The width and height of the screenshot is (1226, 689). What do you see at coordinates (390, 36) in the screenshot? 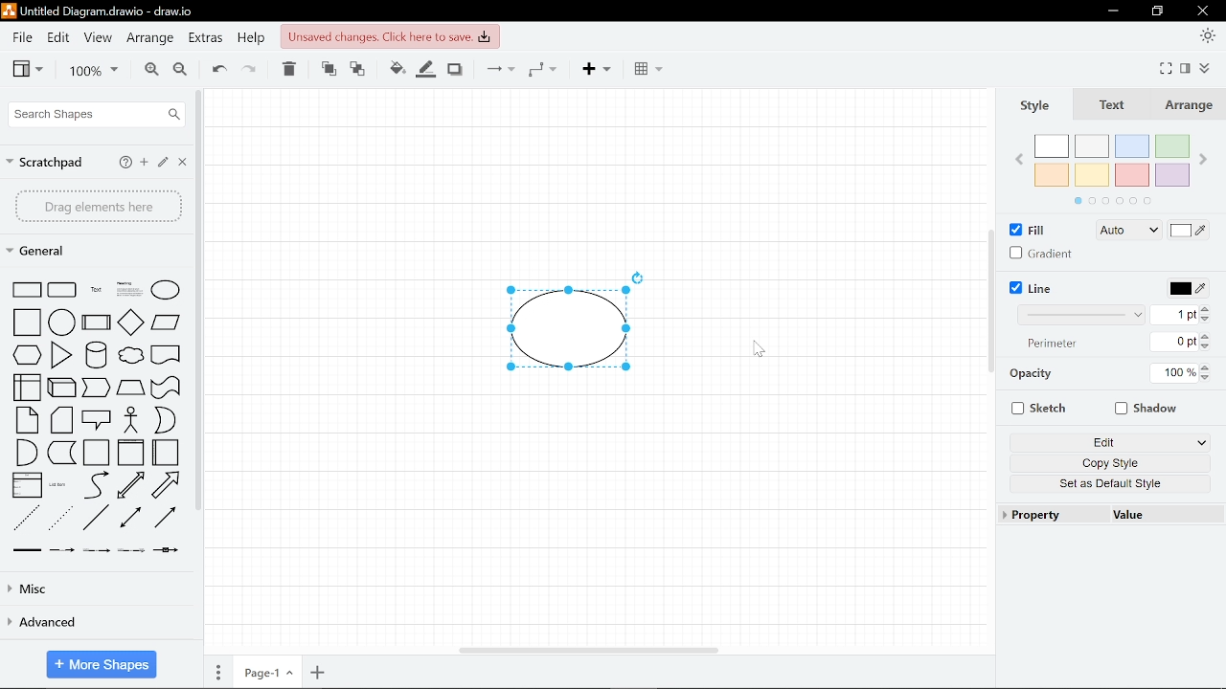
I see `unsaved changes click here to save` at bounding box center [390, 36].